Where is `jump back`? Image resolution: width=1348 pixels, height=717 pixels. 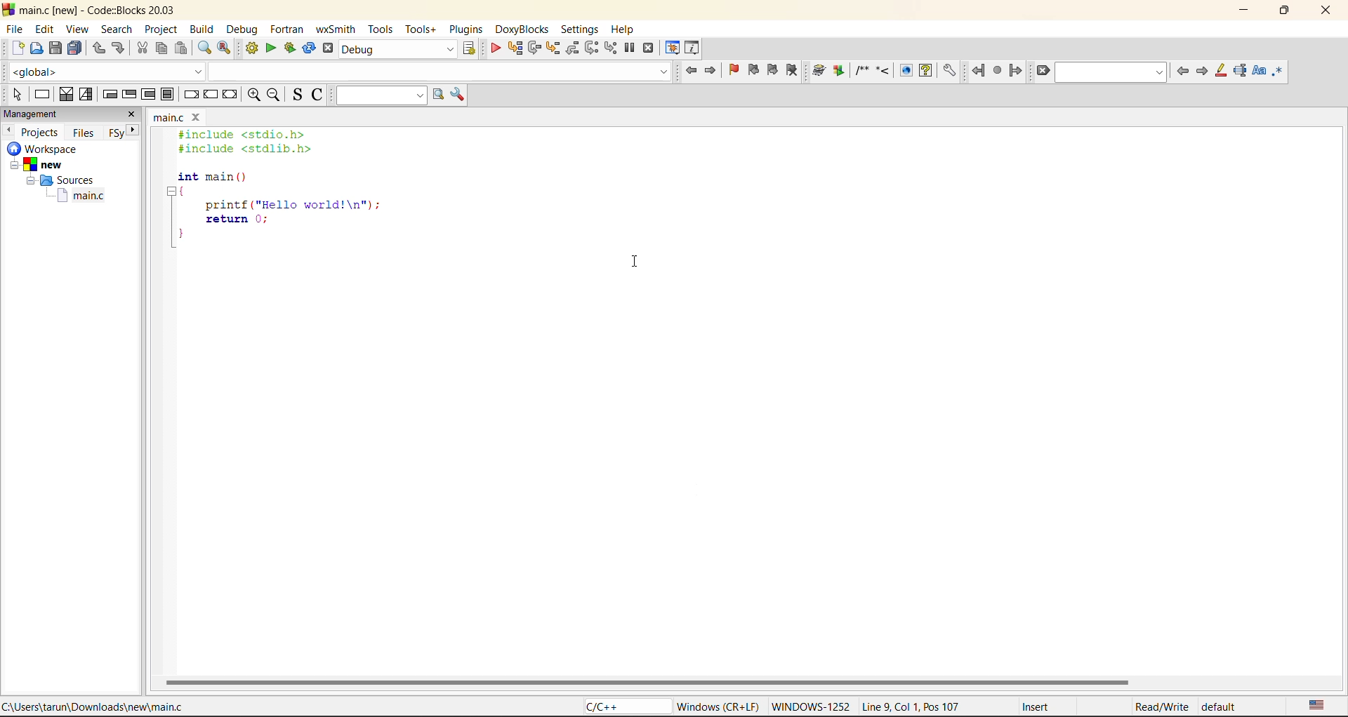 jump back is located at coordinates (690, 72).